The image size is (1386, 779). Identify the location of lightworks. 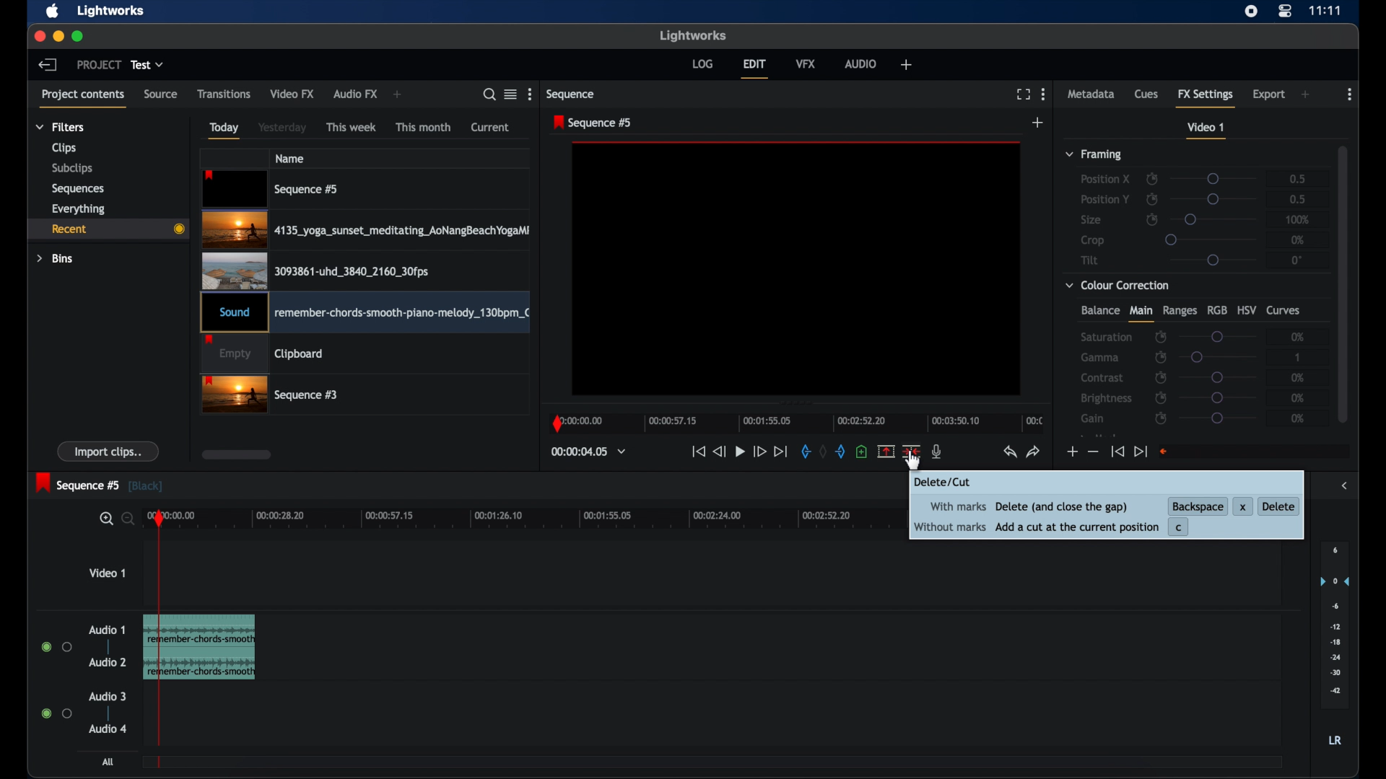
(113, 11).